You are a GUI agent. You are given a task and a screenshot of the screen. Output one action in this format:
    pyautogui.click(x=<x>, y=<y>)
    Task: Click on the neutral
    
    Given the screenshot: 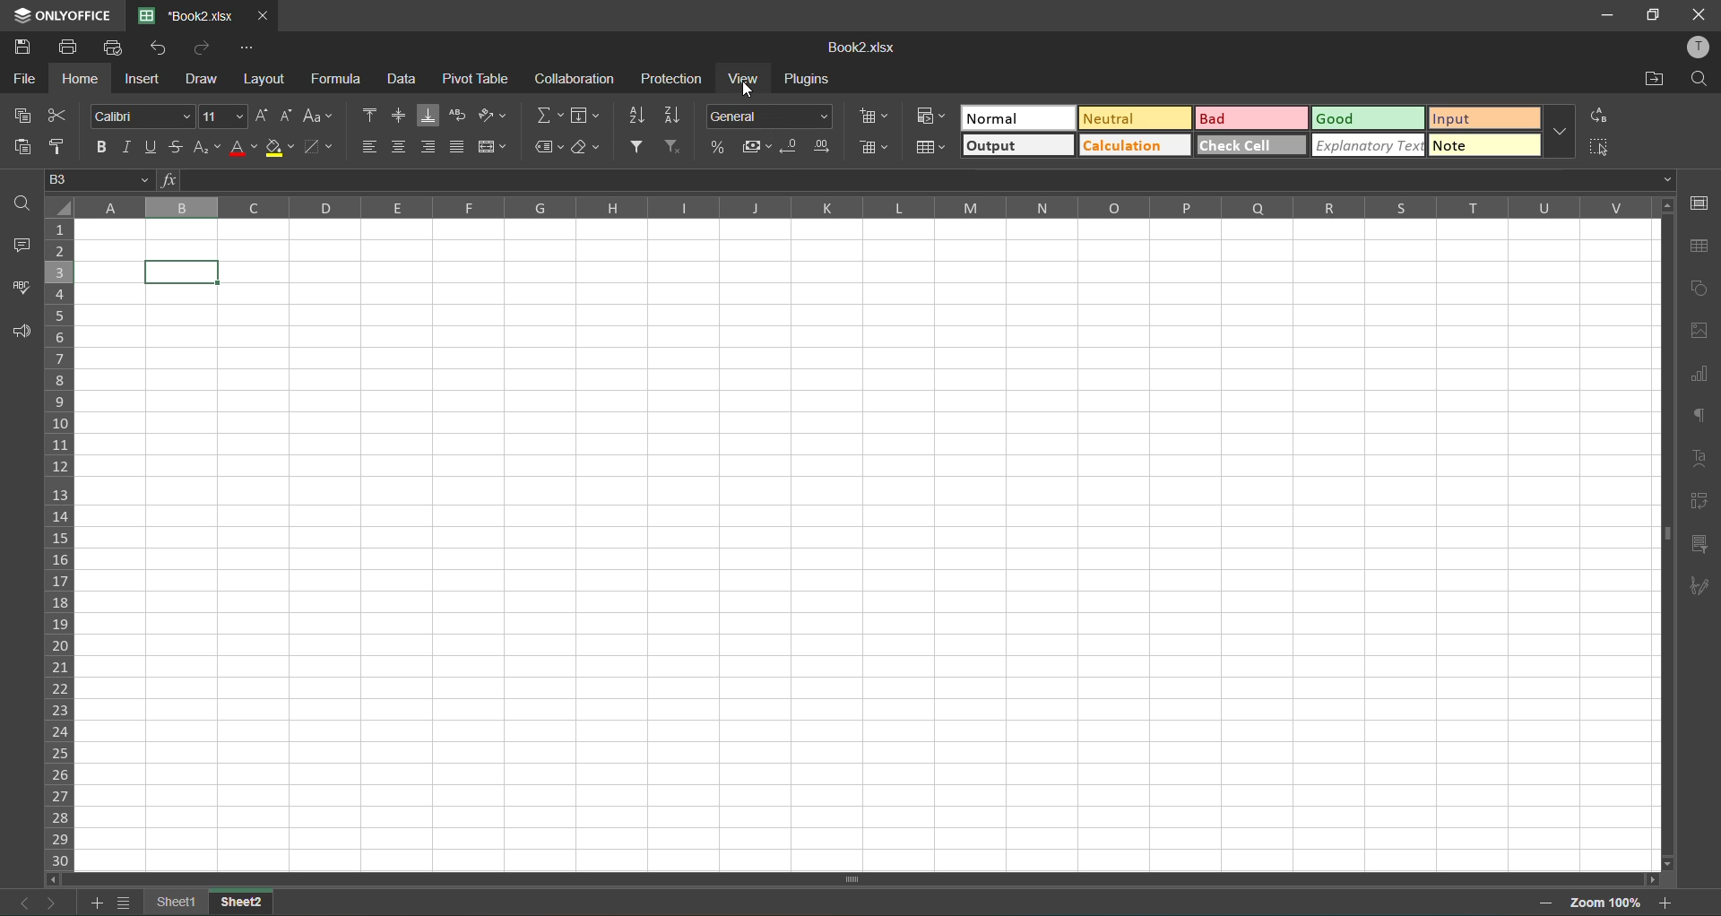 What is the action you would take?
    pyautogui.click(x=1136, y=120)
    